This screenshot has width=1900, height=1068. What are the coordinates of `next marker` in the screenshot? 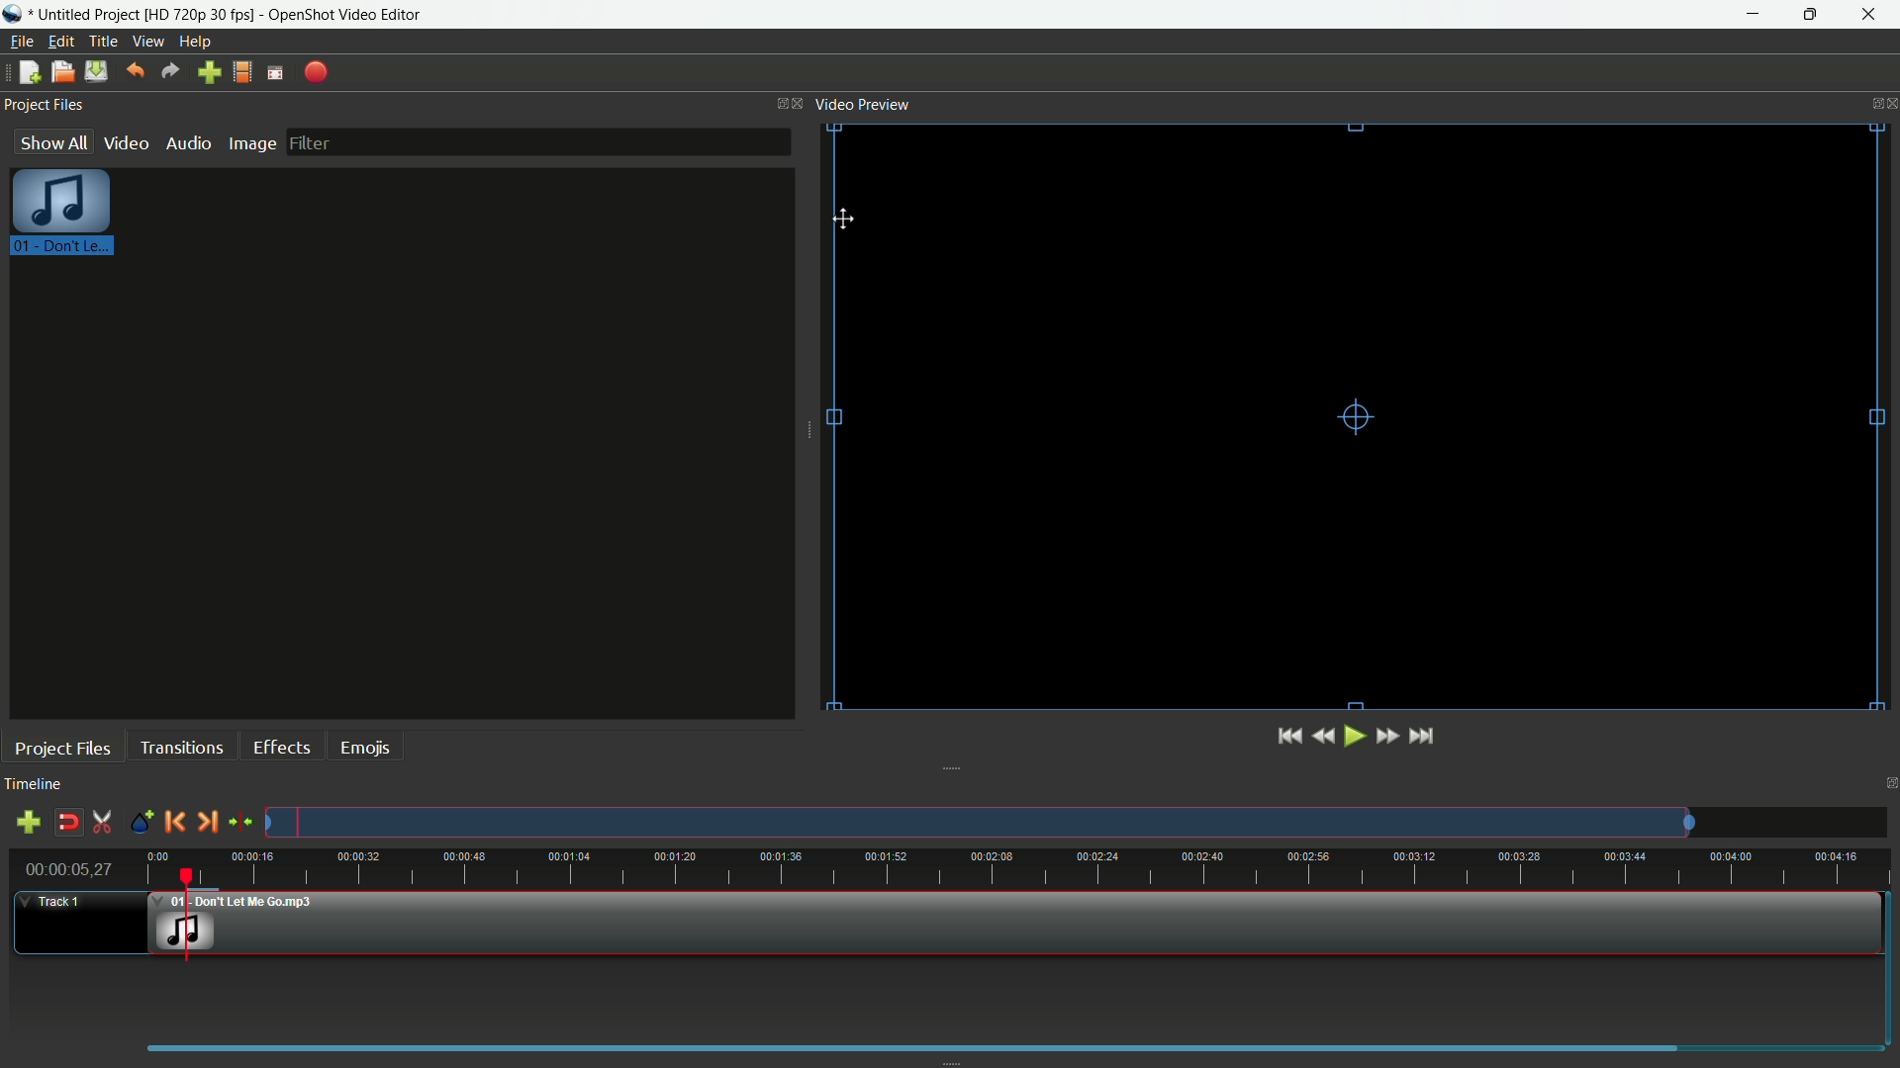 It's located at (206, 822).